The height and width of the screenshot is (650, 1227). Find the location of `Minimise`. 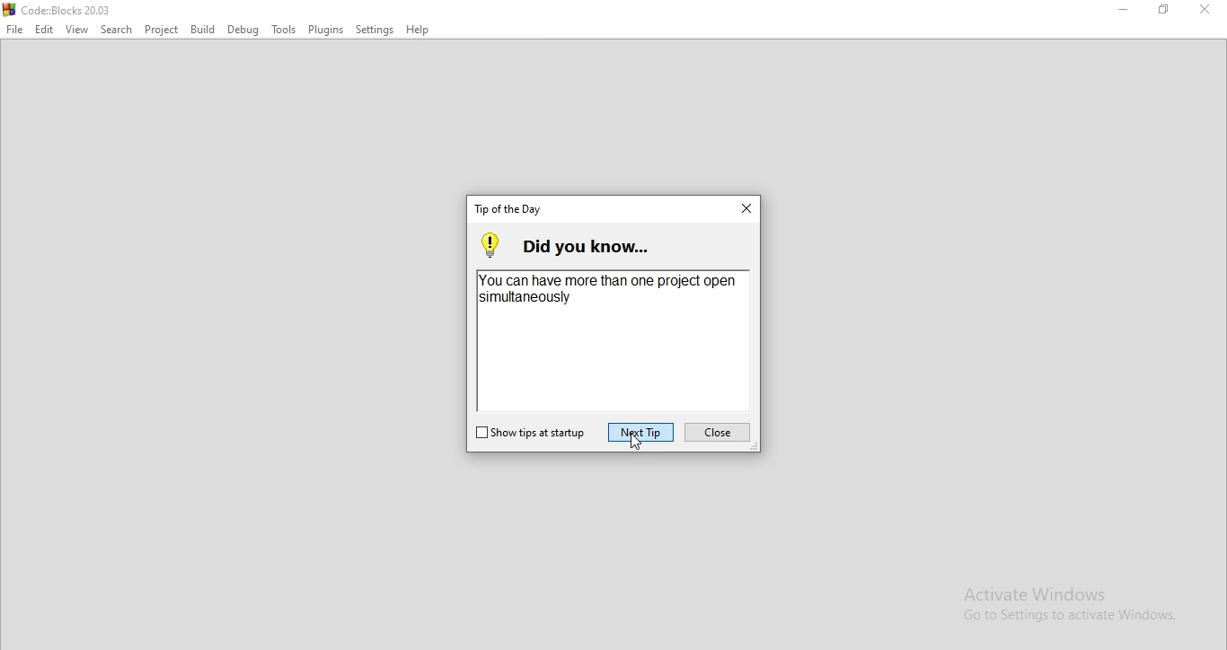

Minimise is located at coordinates (1121, 9).